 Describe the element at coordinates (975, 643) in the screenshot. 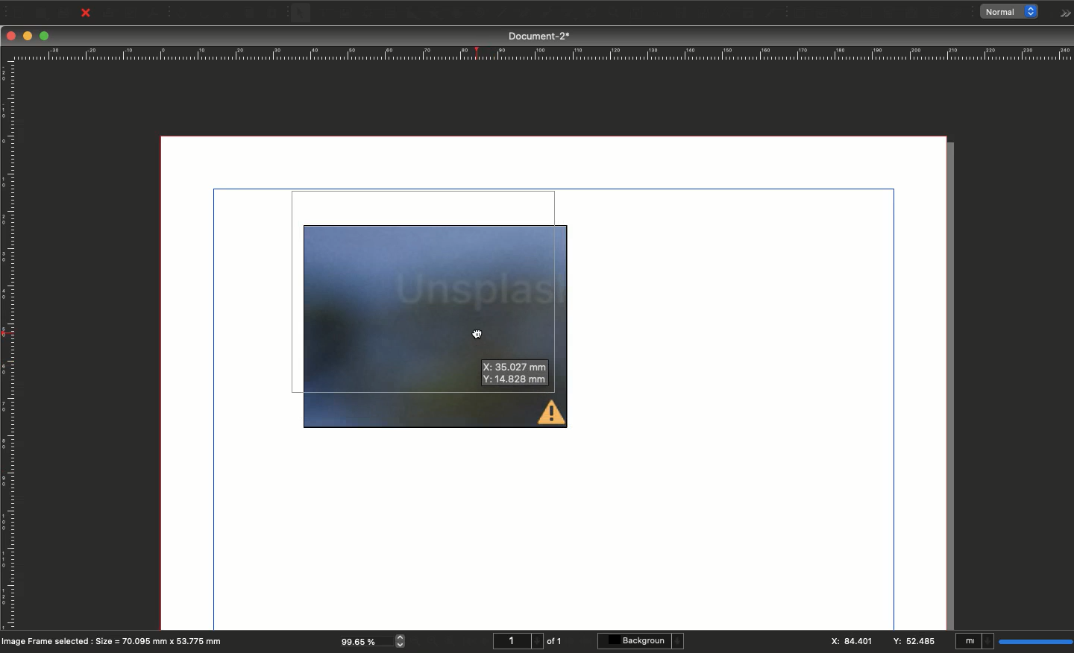

I see `mI` at that location.